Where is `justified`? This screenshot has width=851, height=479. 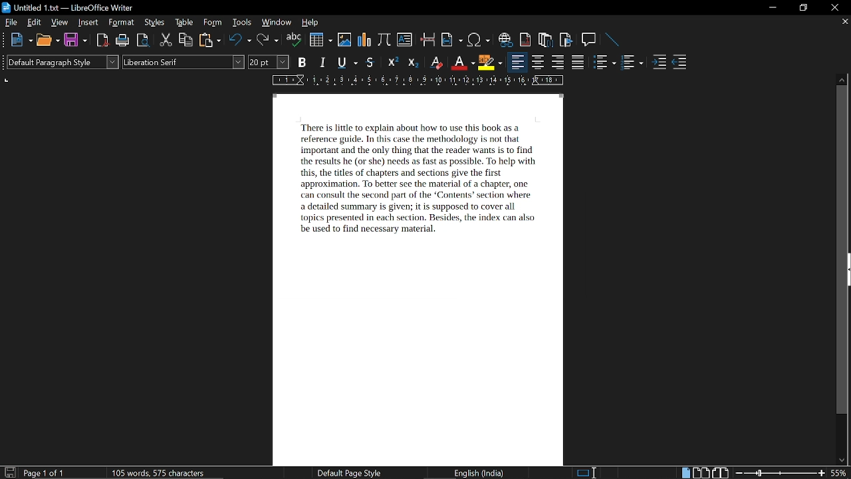
justified is located at coordinates (578, 62).